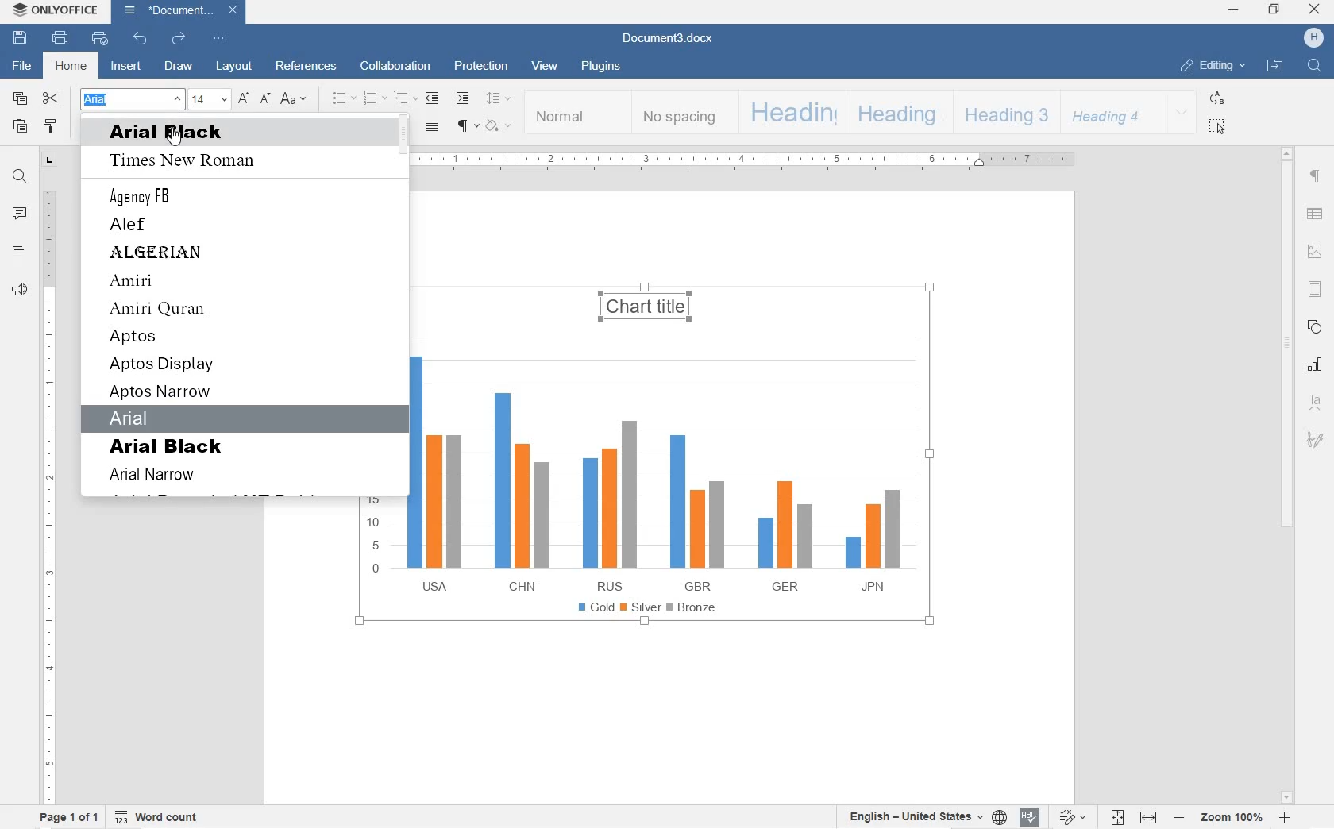 Image resolution: width=1334 pixels, height=829 pixels. Describe the element at coordinates (1315, 214) in the screenshot. I see `TABLE SETTINGS` at that location.